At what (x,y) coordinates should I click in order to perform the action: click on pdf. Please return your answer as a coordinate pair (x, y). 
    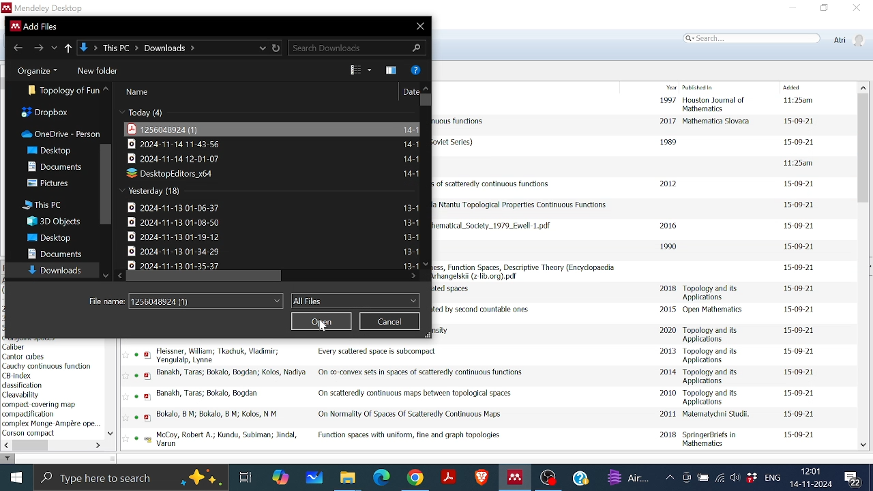
    Looking at the image, I should click on (150, 377).